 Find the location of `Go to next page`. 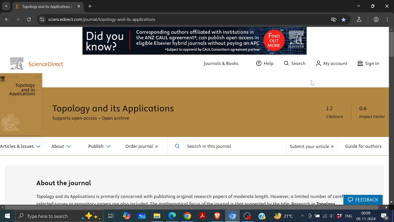

Go to next page is located at coordinates (18, 19).